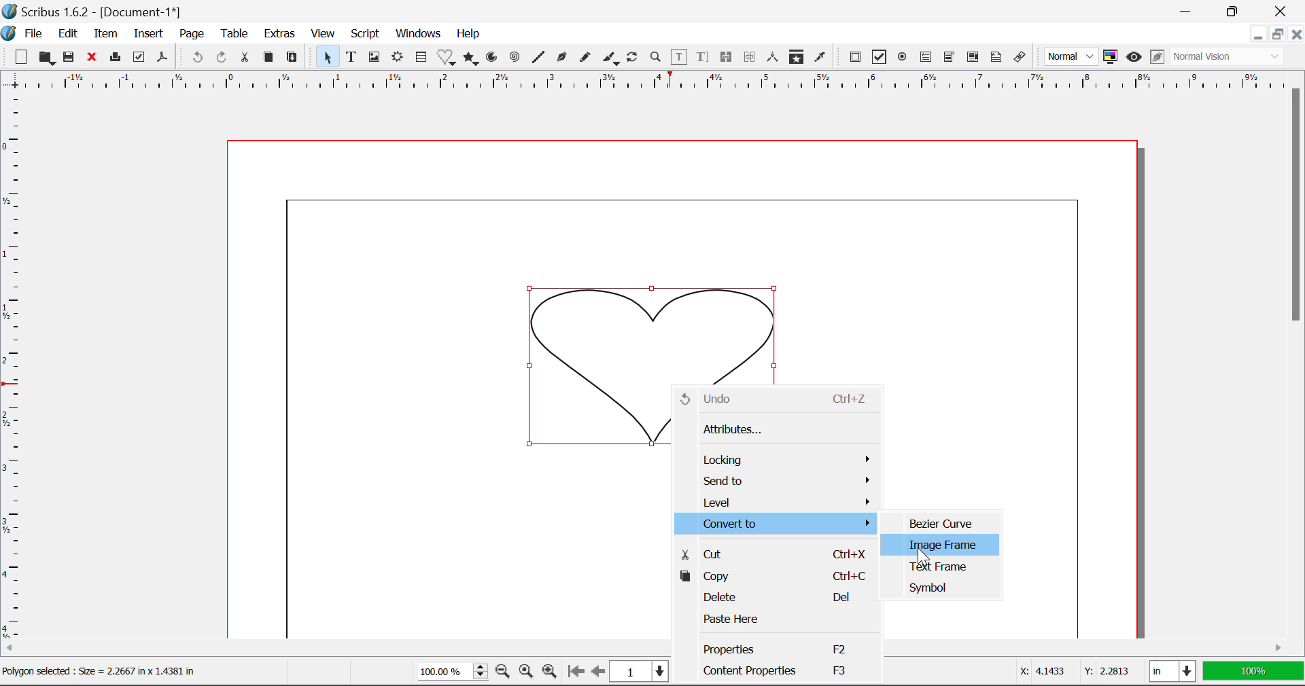 The image size is (1305, 686). I want to click on Open, so click(48, 58).